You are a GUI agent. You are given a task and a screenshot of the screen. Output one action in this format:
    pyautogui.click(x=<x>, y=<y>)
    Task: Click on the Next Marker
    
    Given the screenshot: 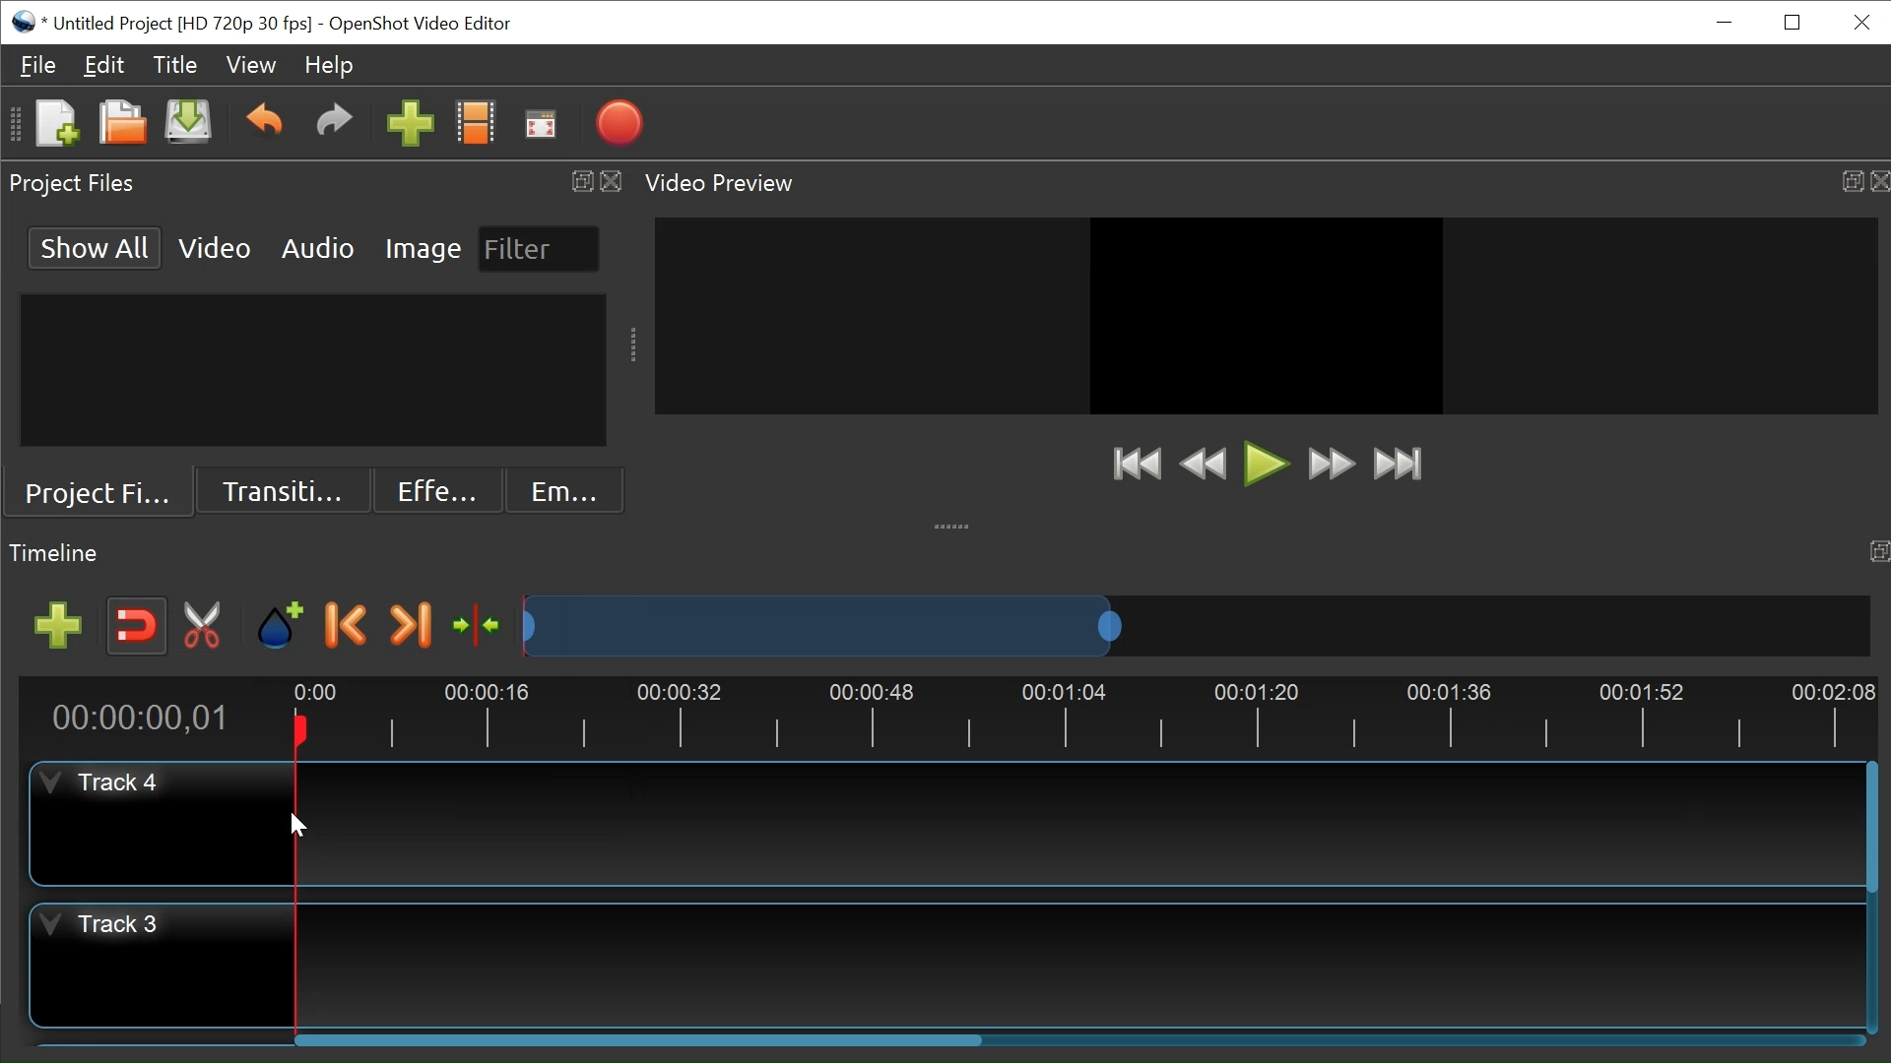 What is the action you would take?
    pyautogui.click(x=410, y=625)
    